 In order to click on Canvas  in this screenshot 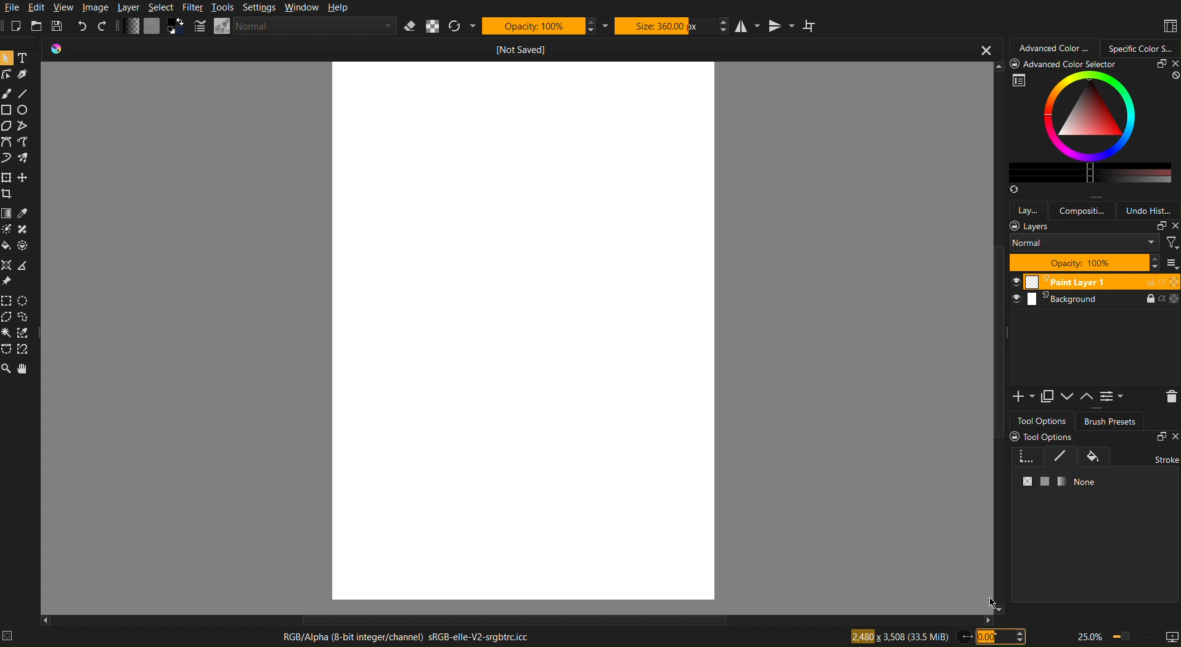, I will do `click(523, 334)`.